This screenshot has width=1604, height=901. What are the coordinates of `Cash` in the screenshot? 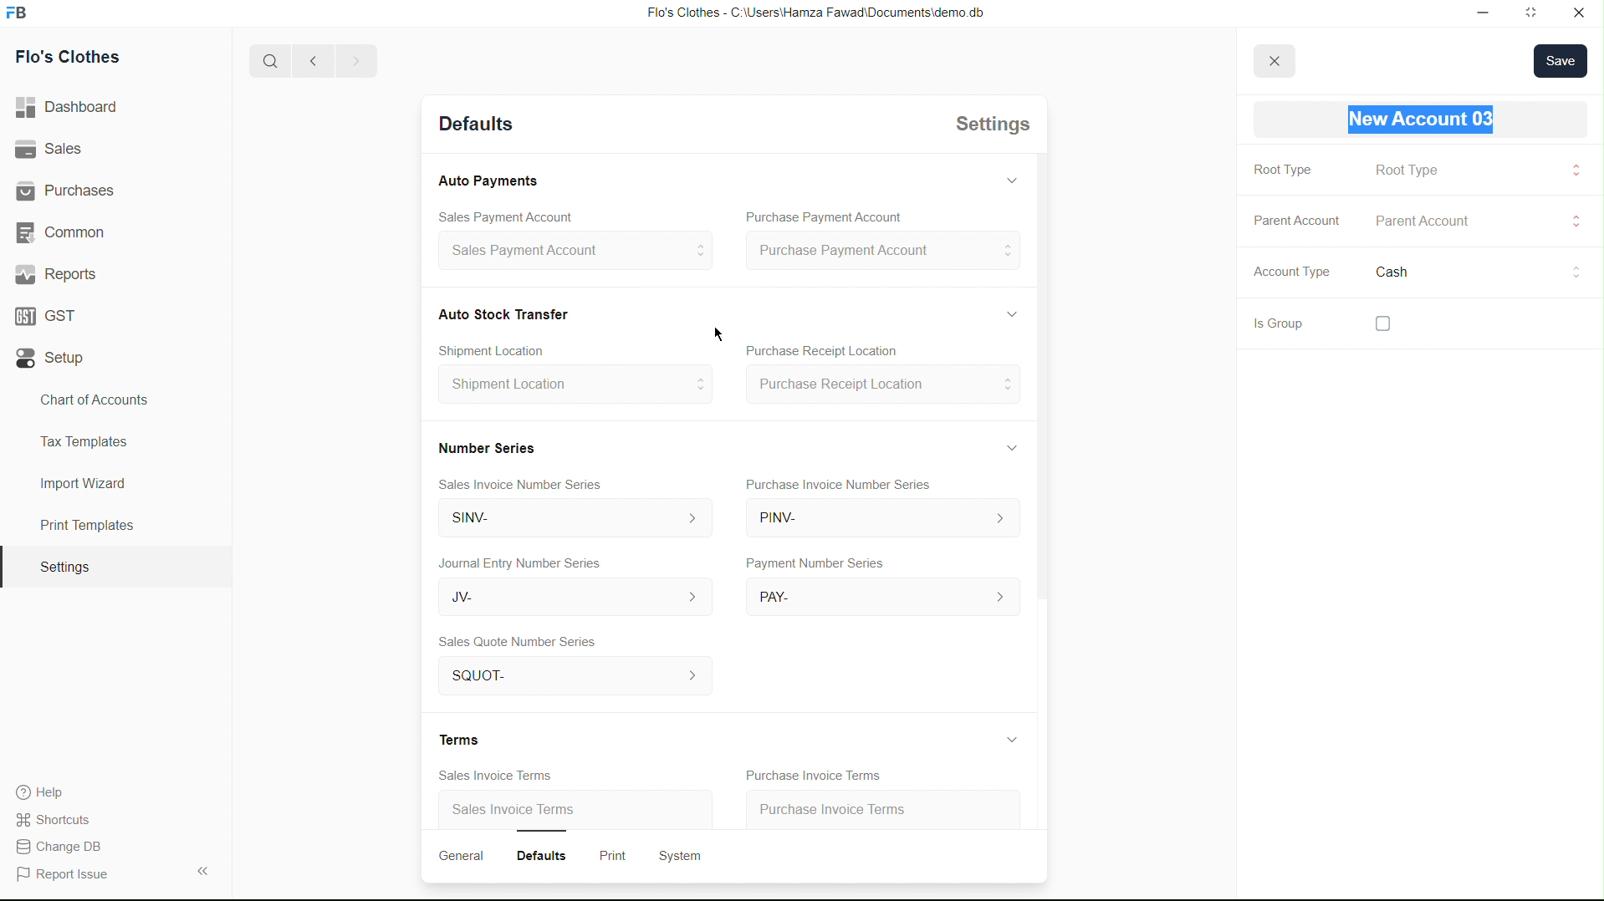 It's located at (1396, 274).